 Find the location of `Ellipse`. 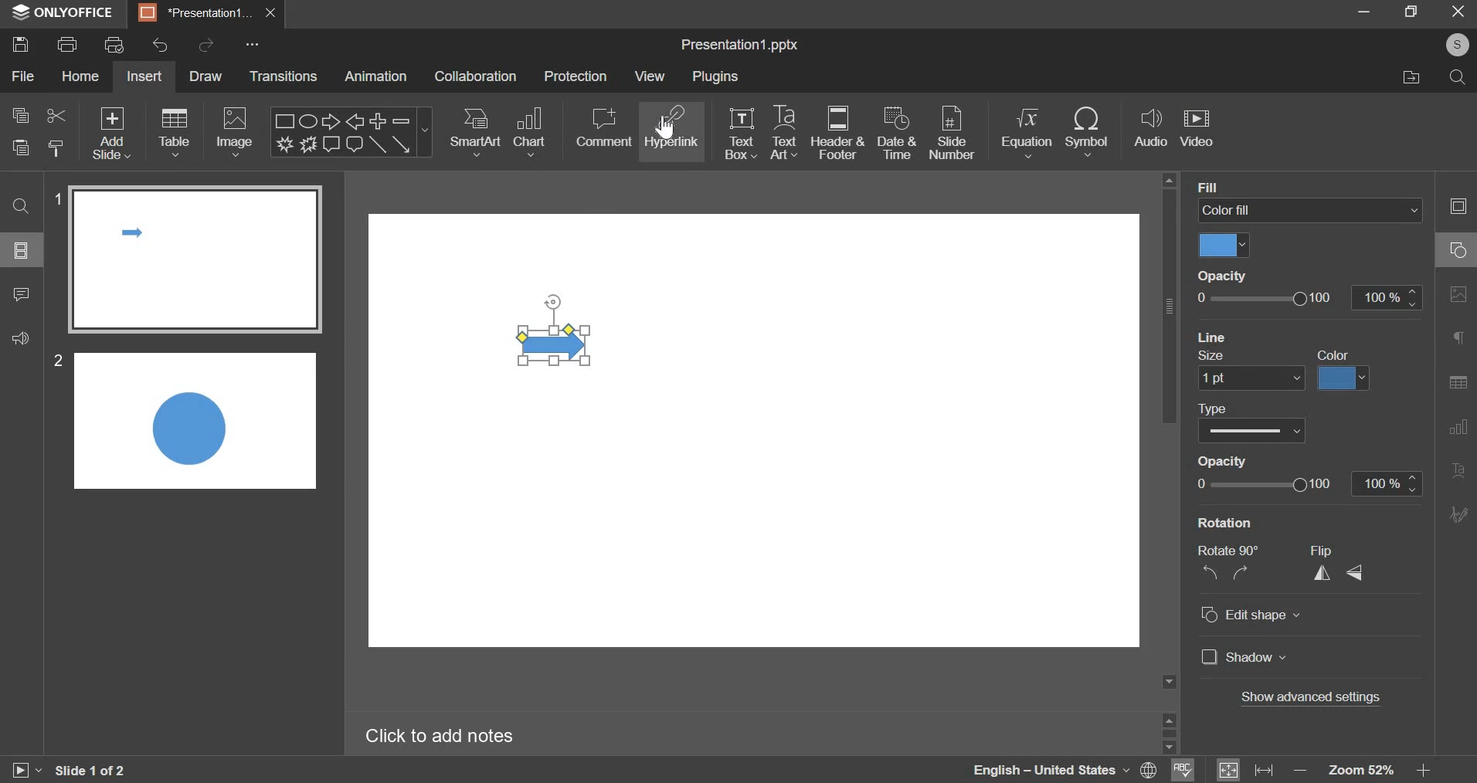

Ellipse is located at coordinates (308, 120).